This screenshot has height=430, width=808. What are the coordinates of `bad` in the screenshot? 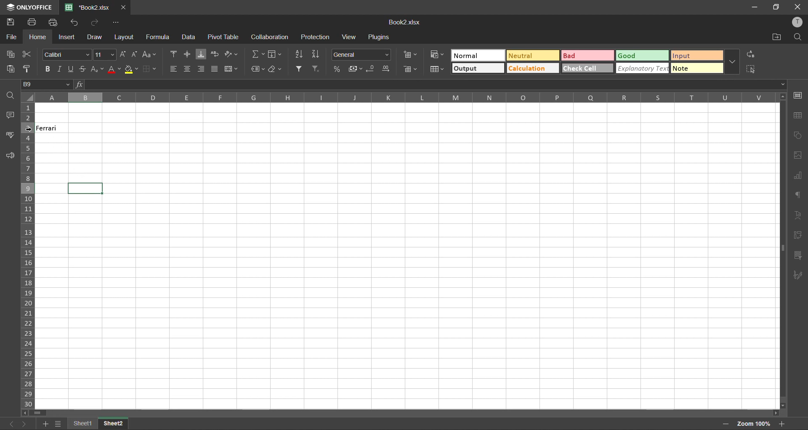 It's located at (588, 56).